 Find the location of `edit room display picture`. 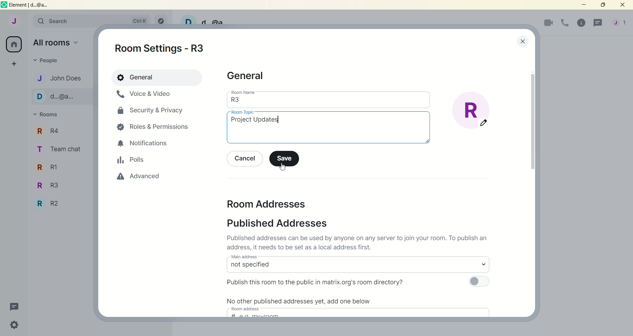

edit room display picture is located at coordinates (471, 111).